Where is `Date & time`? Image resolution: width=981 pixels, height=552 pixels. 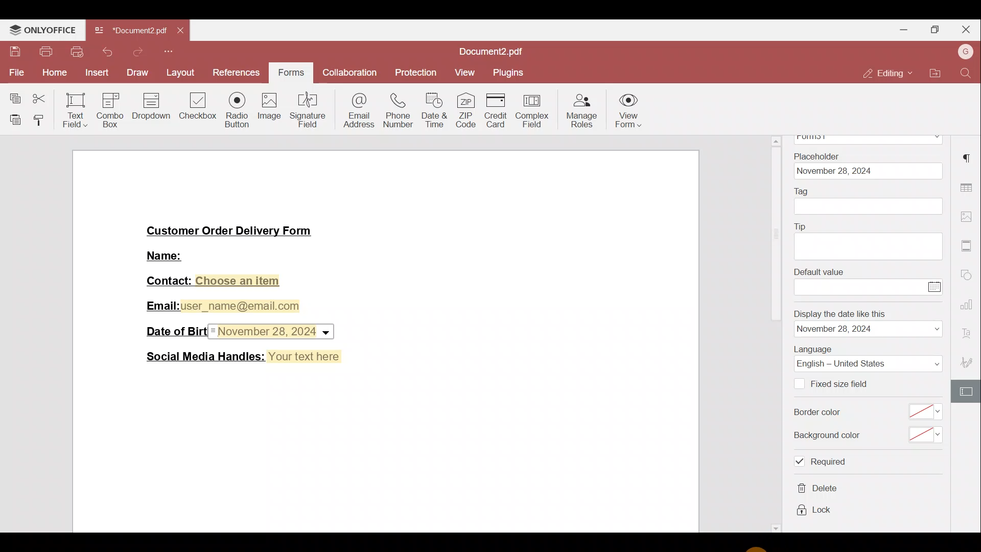 Date & time is located at coordinates (435, 110).